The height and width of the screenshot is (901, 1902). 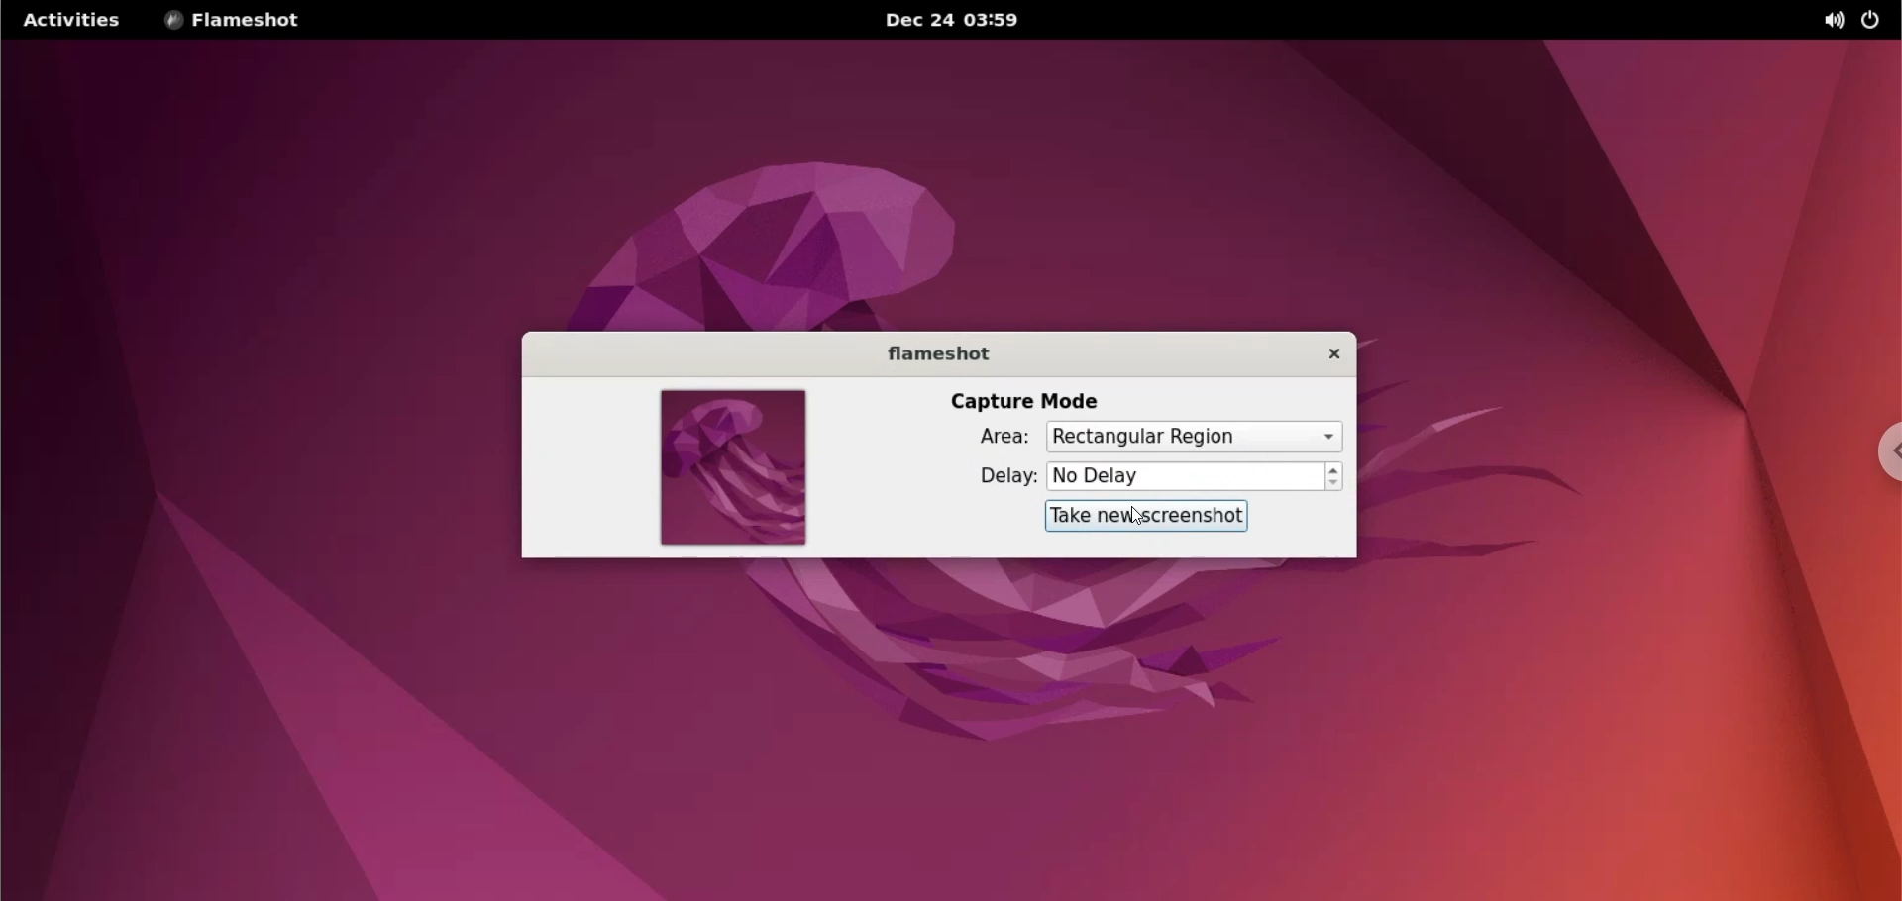 I want to click on increment or decrement delay, so click(x=1332, y=477).